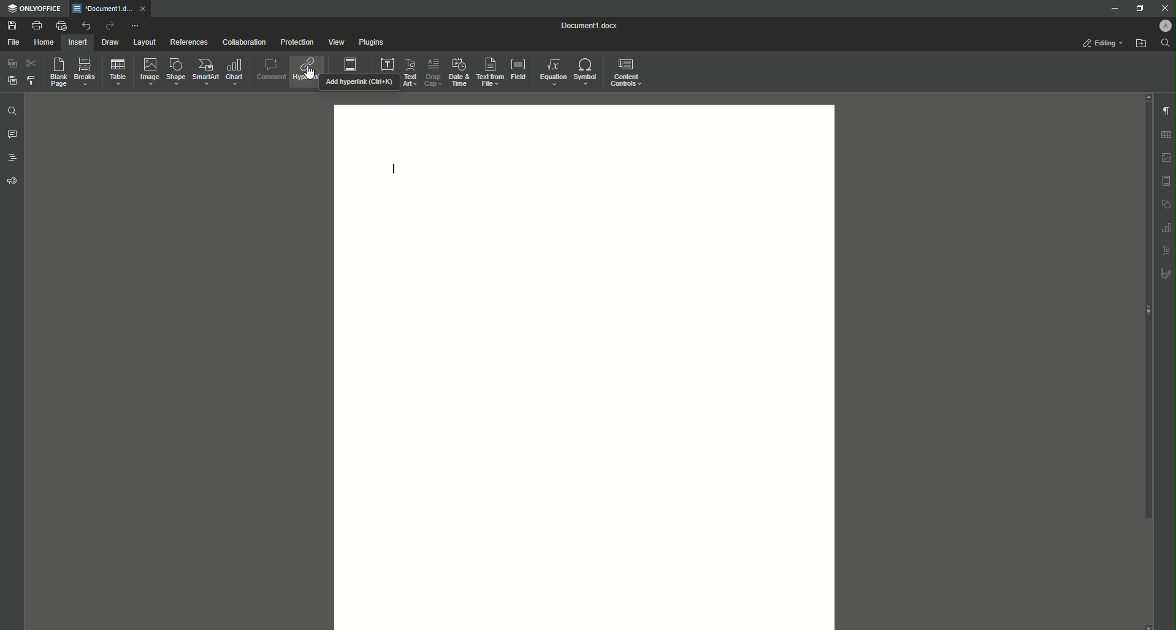 Image resolution: width=1176 pixels, height=630 pixels. I want to click on Drop Cap, so click(433, 72).